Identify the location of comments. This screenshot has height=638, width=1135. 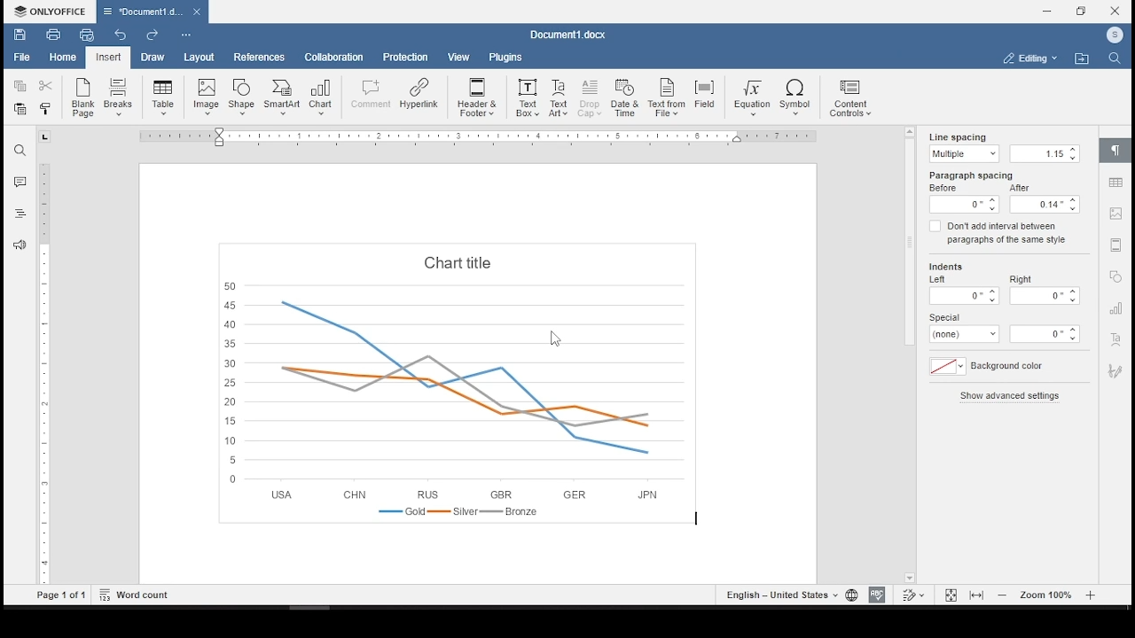
(20, 183).